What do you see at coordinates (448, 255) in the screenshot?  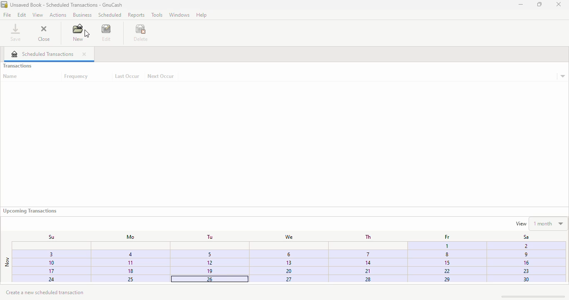 I see `` at bounding box center [448, 255].